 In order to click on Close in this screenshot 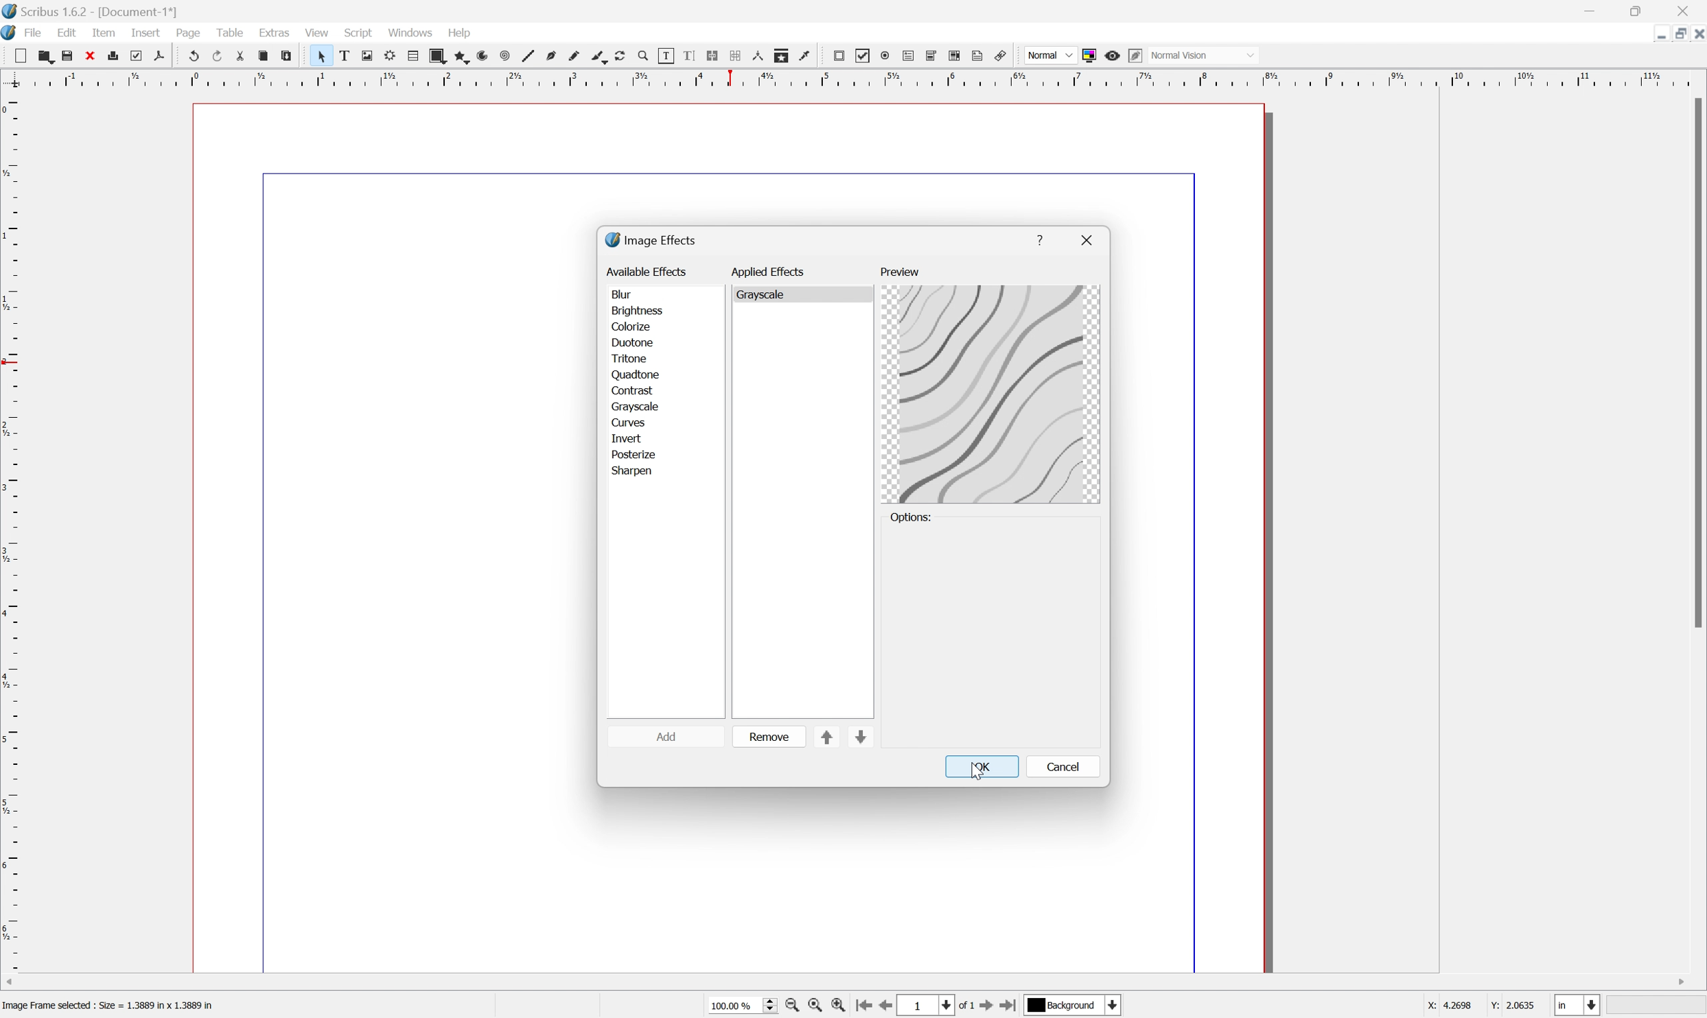, I will do `click(1688, 12)`.